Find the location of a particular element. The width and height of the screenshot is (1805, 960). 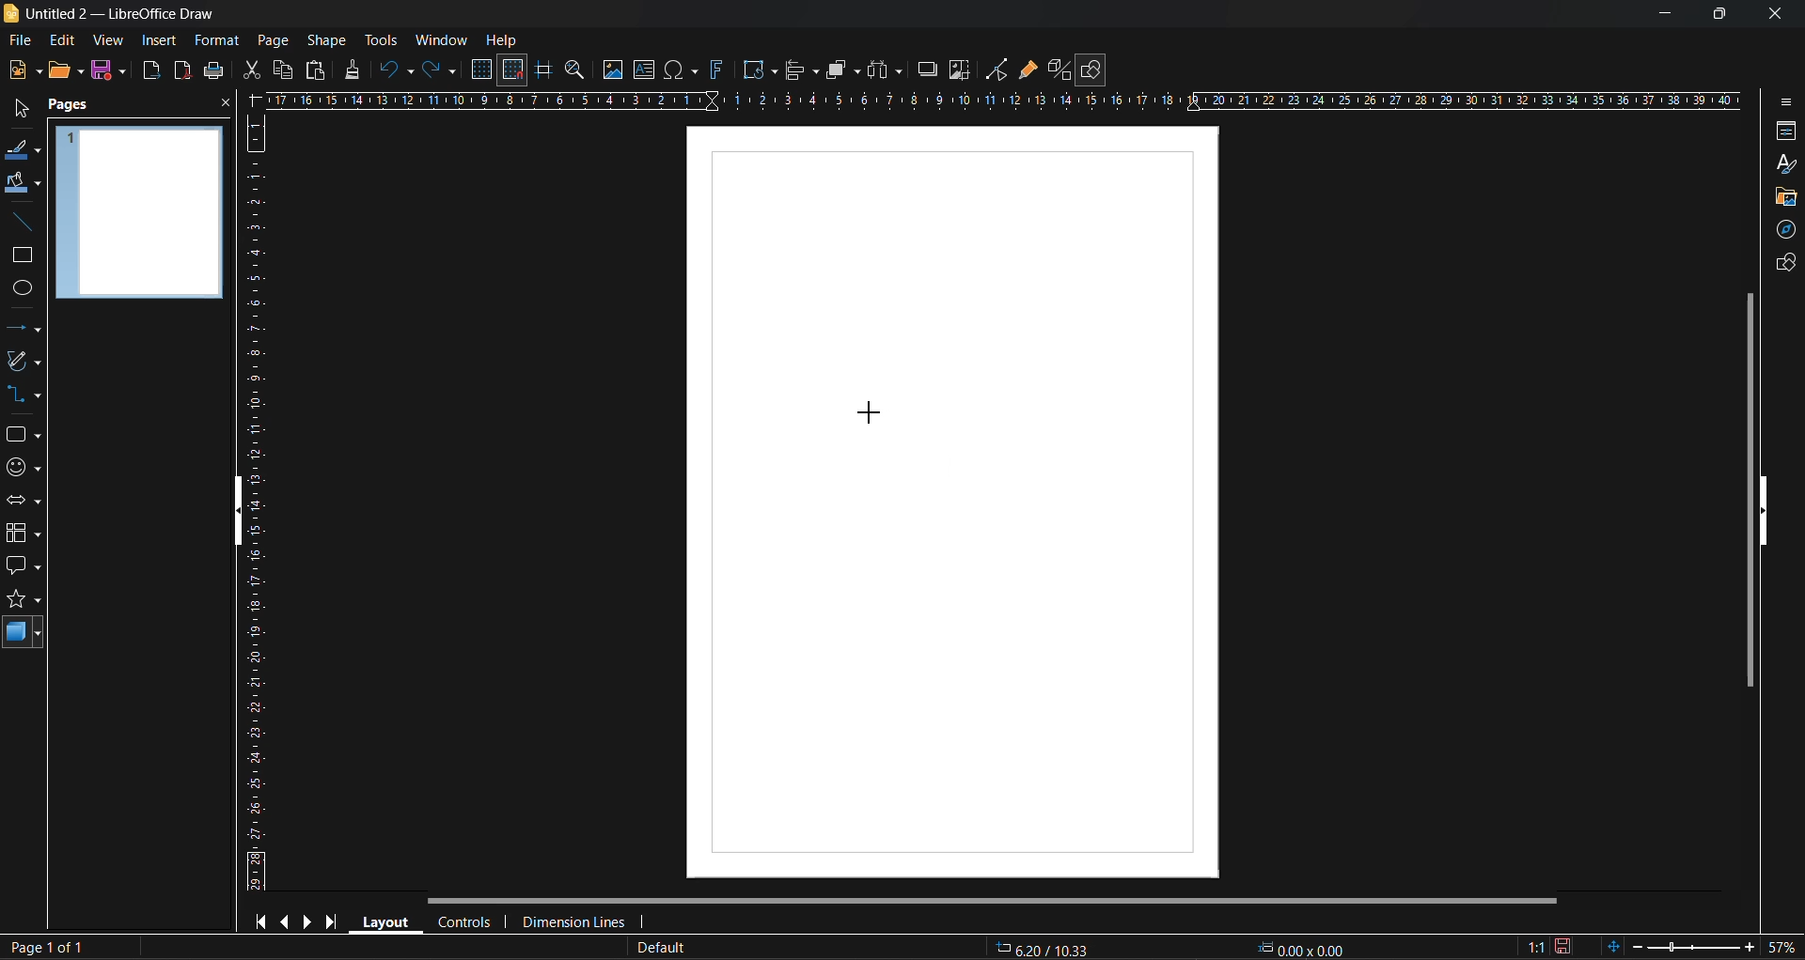

properties is located at coordinates (1782, 132).